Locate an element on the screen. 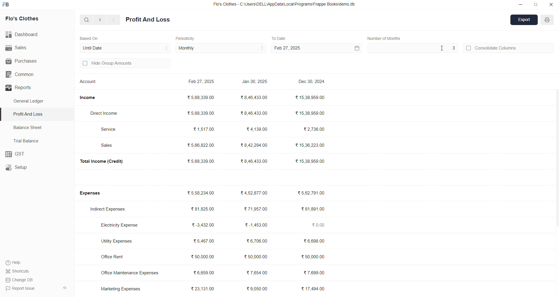 Image resolution: width=559 pixels, height=297 pixels. Consolidate Columns is located at coordinates (509, 47).